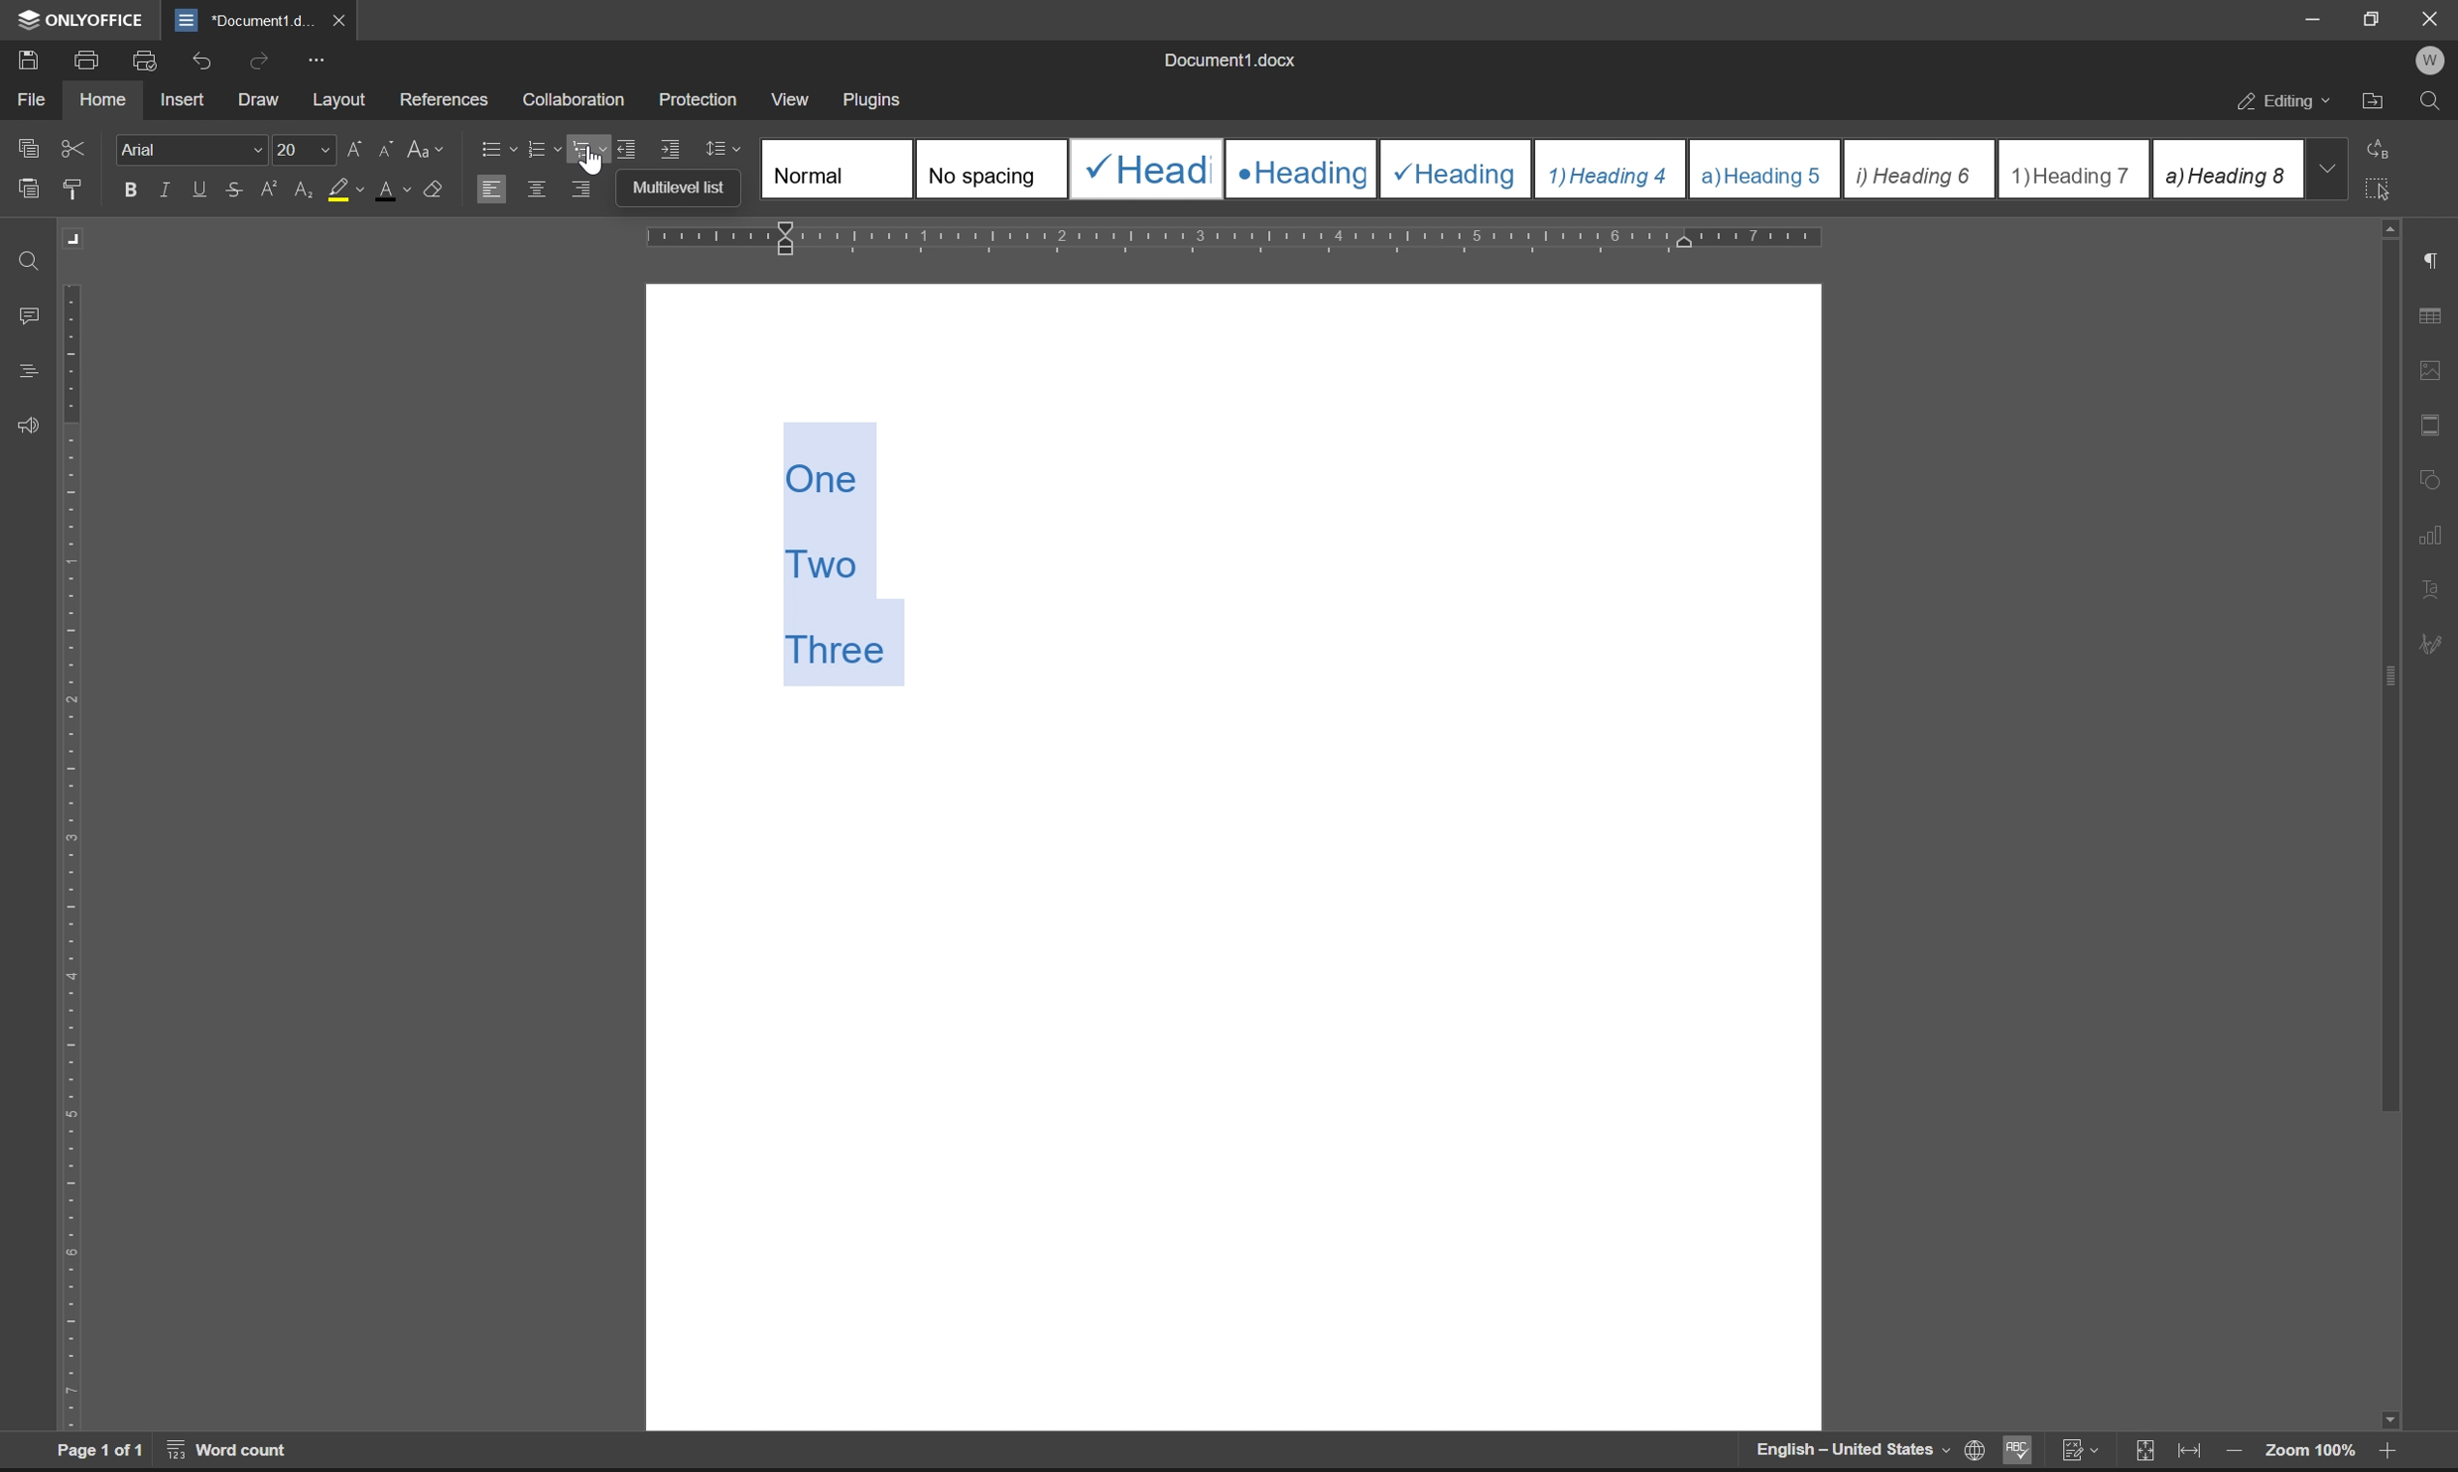  What do you see at coordinates (787, 94) in the screenshot?
I see `view` at bounding box center [787, 94].